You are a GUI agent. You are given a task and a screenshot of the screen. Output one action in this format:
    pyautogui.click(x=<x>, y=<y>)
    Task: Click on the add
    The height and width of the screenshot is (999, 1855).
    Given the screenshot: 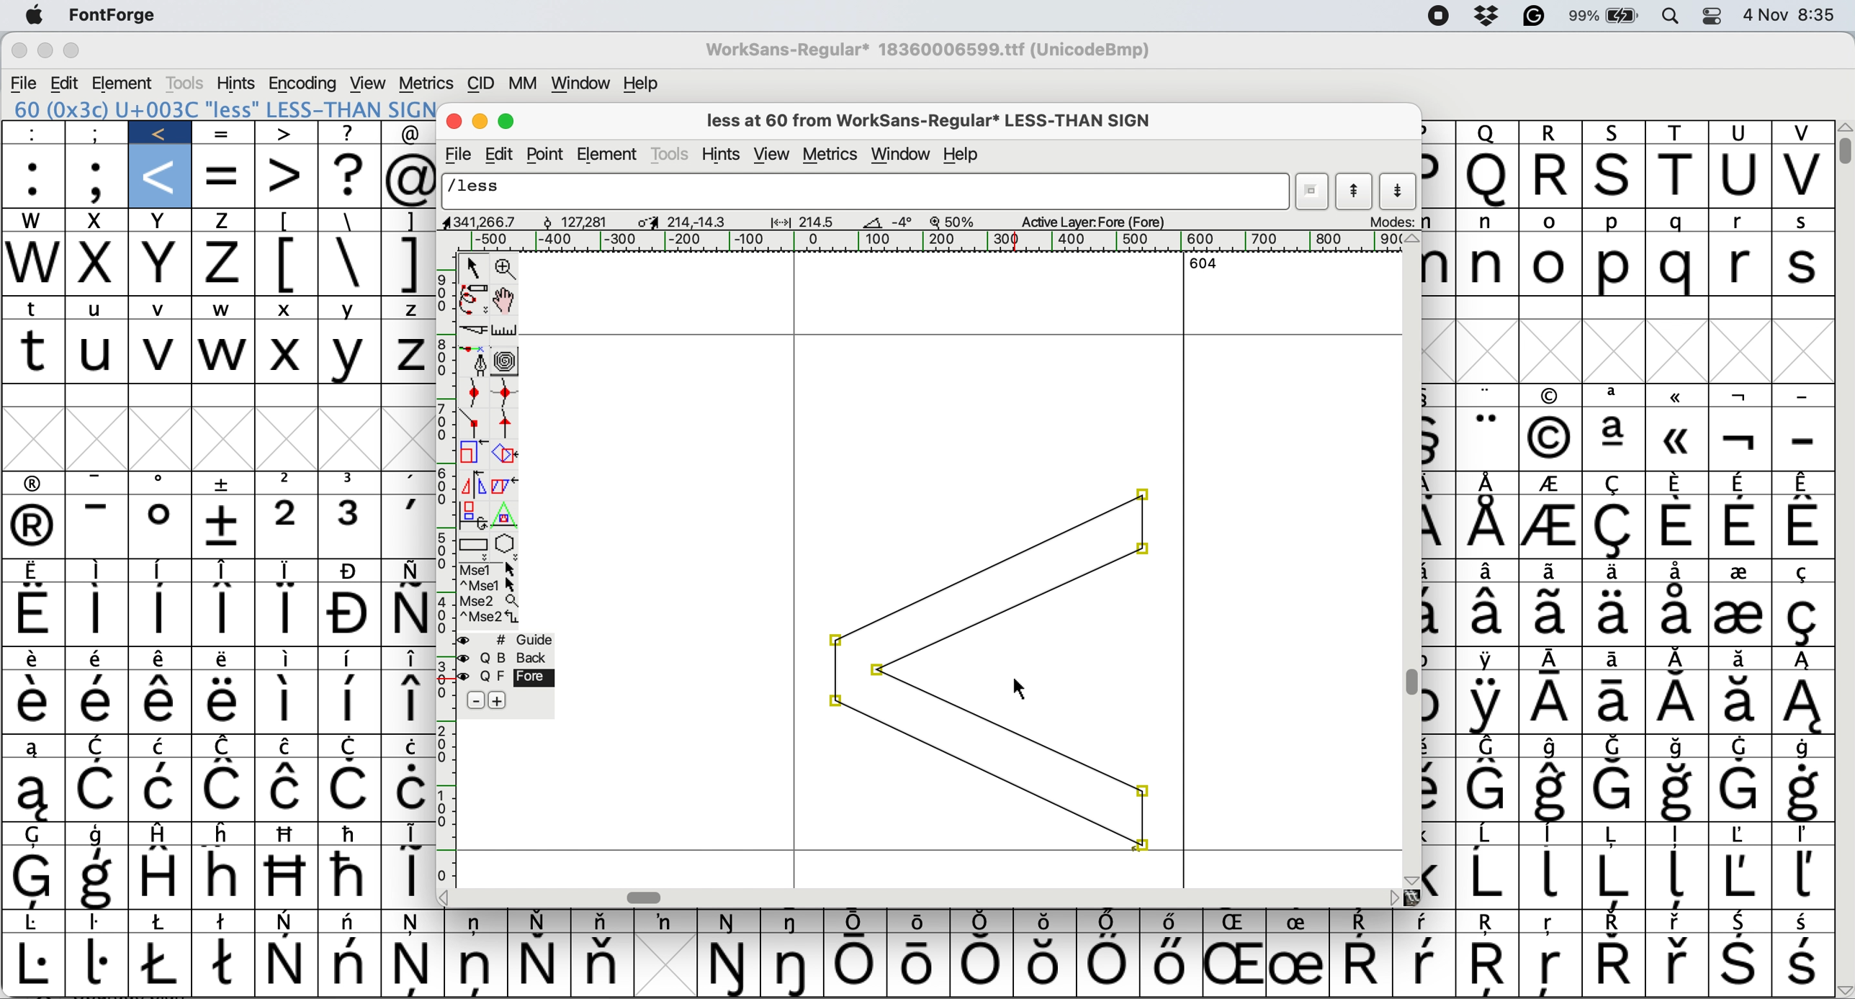 What is the action you would take?
    pyautogui.click(x=498, y=700)
    